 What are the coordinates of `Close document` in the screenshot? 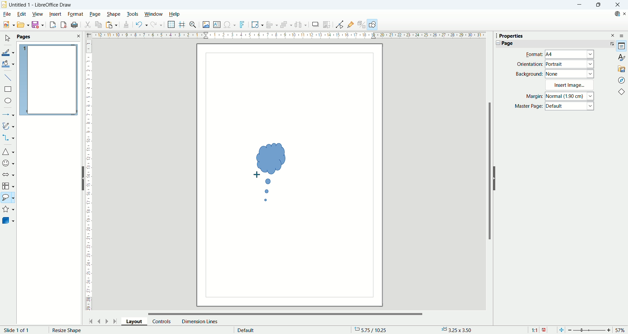 It's located at (624, 14).